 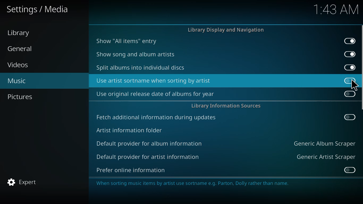 What do you see at coordinates (349, 117) in the screenshot?
I see `enable` at bounding box center [349, 117].